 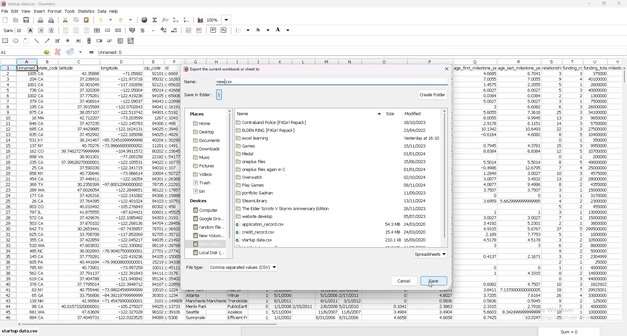 What do you see at coordinates (205, 244) in the screenshot?
I see `folder` at bounding box center [205, 244].